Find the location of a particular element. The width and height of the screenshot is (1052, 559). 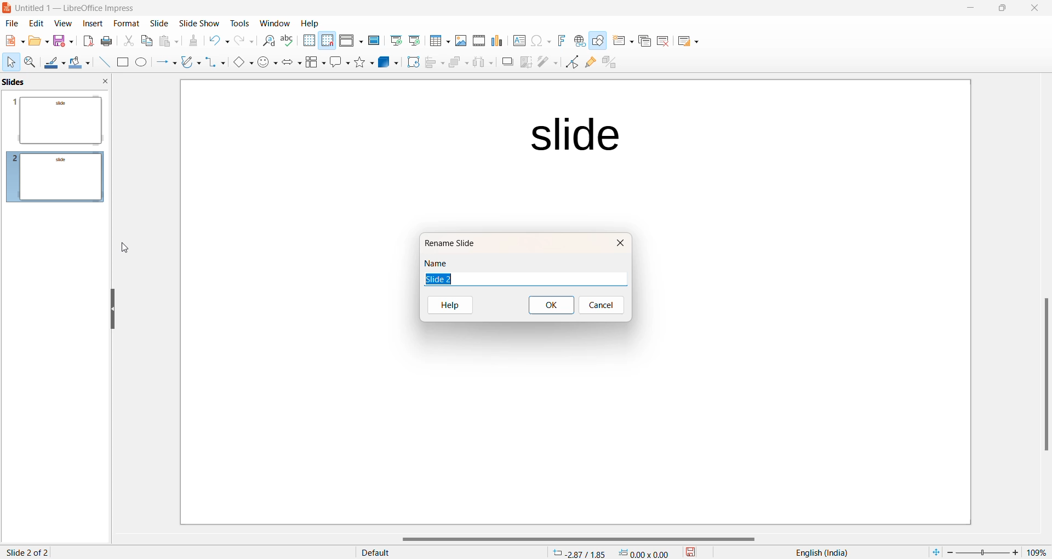

slide preview is located at coordinates (58, 118).